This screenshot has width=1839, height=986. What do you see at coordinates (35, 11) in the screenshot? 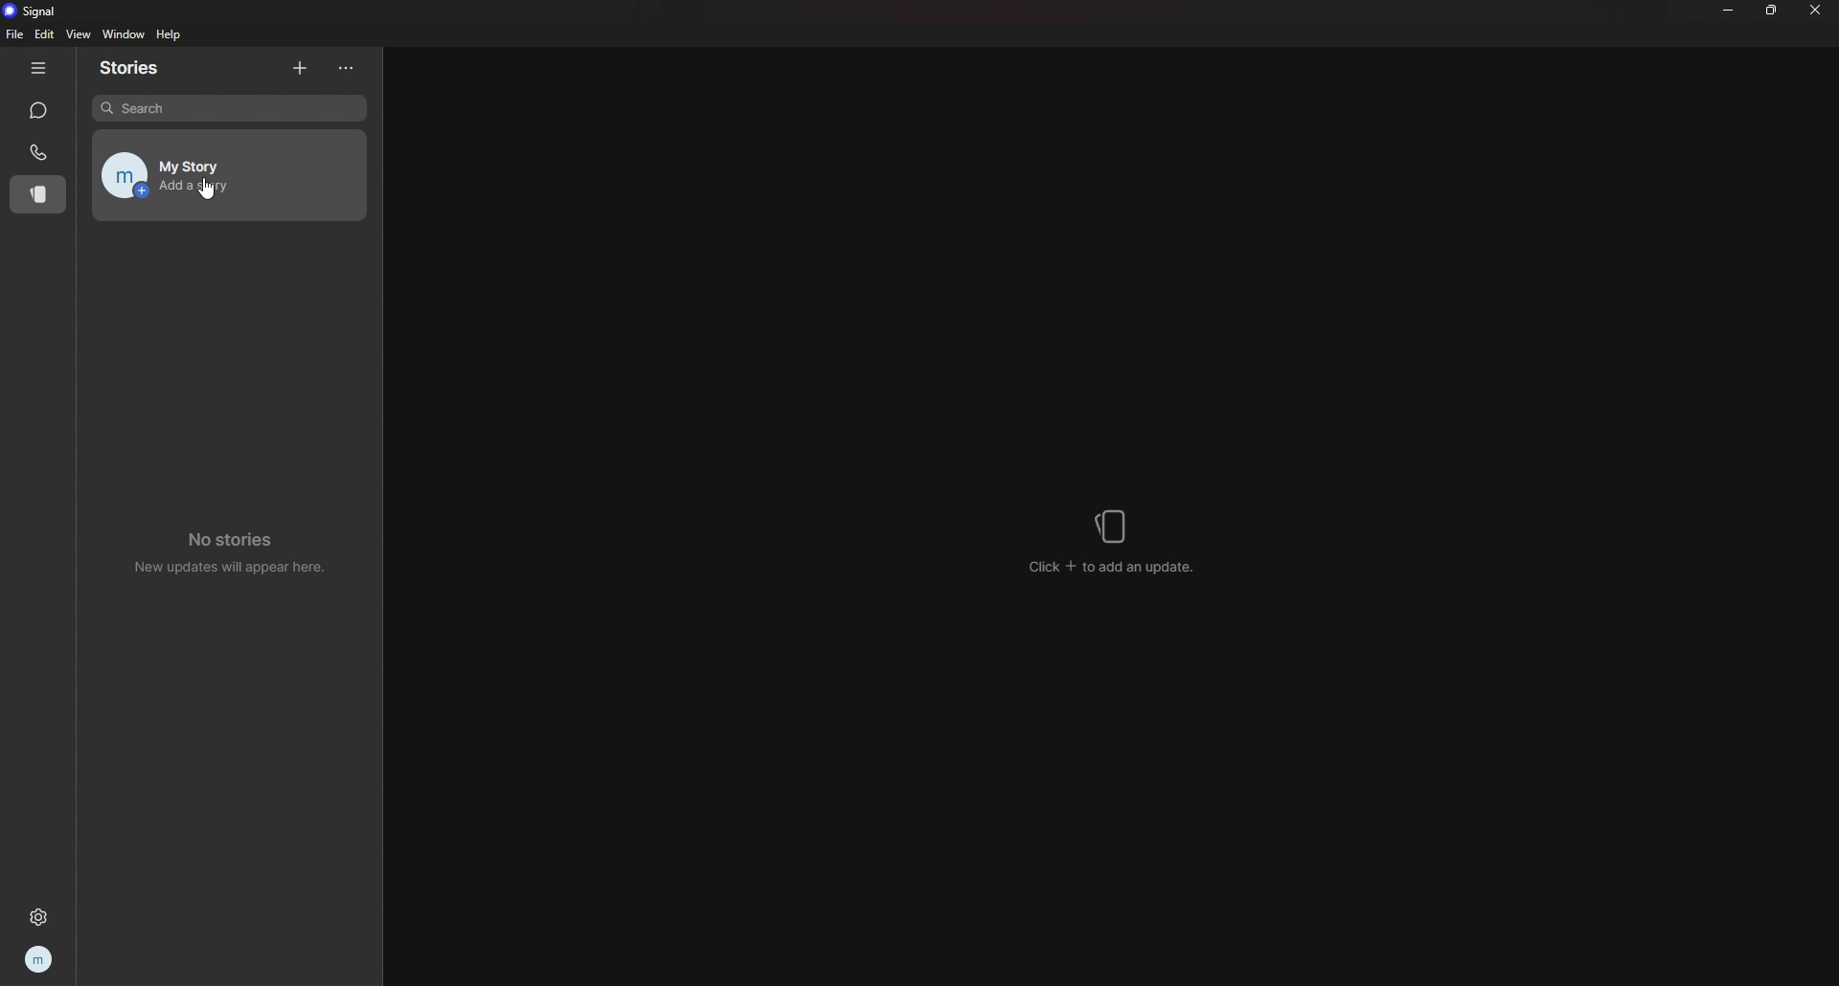
I see `signal` at bounding box center [35, 11].